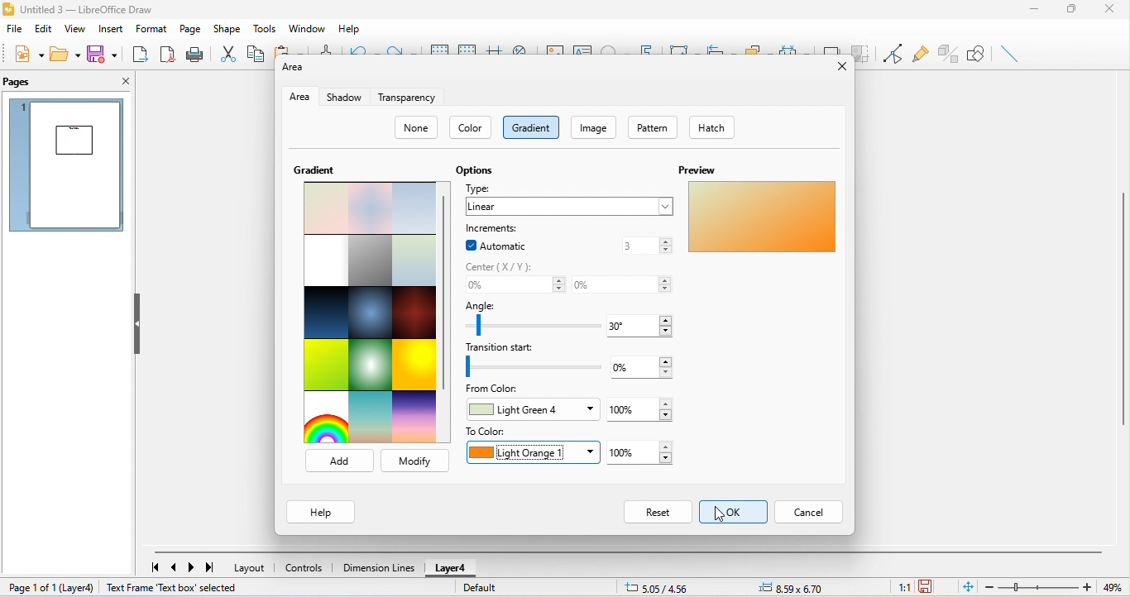  Describe the element at coordinates (657, 589) in the screenshot. I see `cursor position-5.05/4.56` at that location.